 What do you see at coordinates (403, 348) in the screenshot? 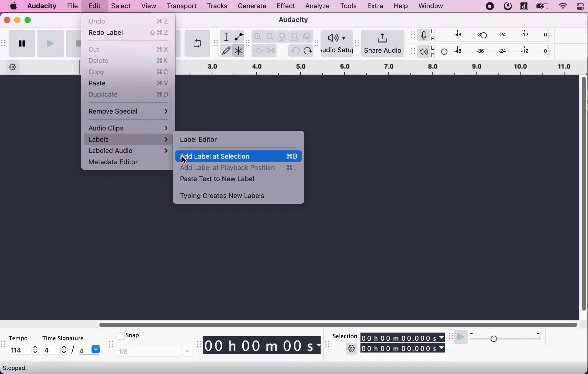
I see `track timing` at bounding box center [403, 348].